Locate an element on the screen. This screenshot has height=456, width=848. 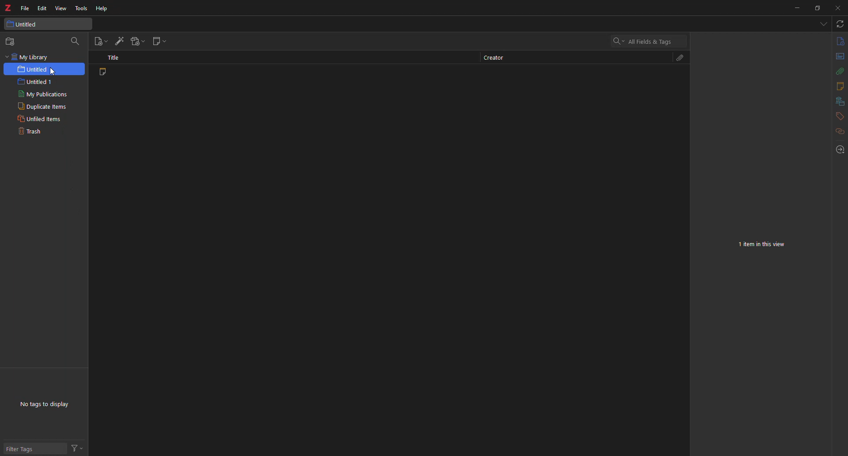
unfiled items is located at coordinates (41, 119).